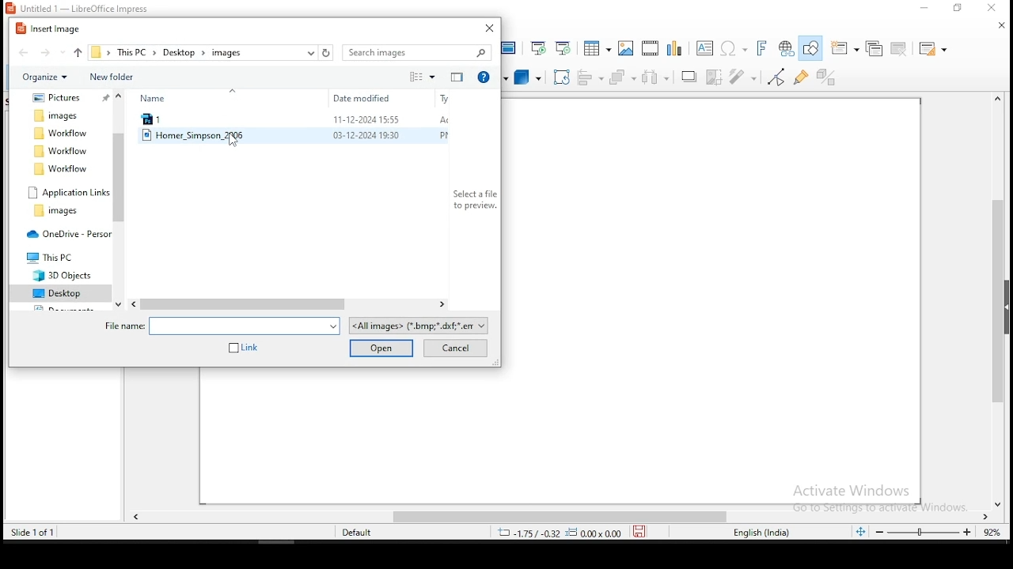 Image resolution: width=1013 pixels, height=569 pixels. I want to click on recent locations, so click(312, 52).